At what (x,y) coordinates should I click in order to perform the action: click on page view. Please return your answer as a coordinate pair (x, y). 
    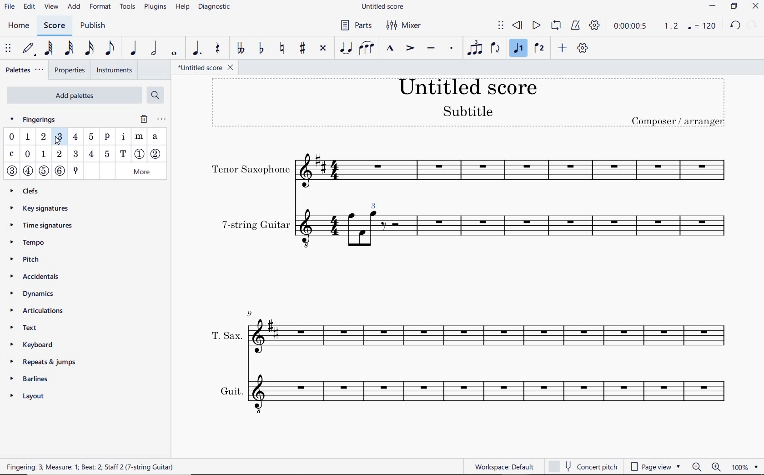
    Looking at the image, I should click on (653, 466).